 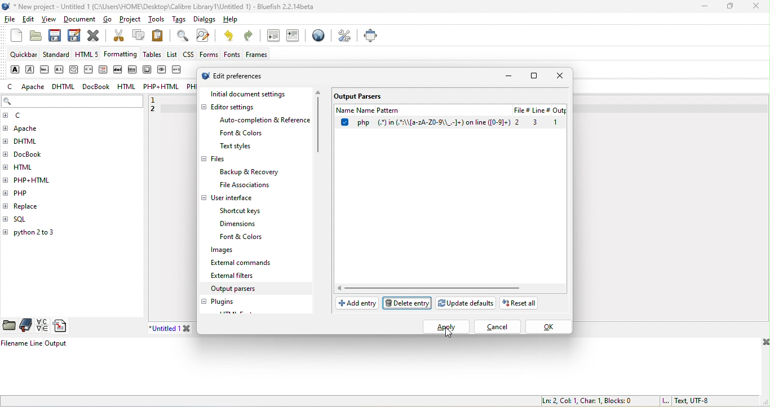 I want to click on close, so click(x=94, y=35).